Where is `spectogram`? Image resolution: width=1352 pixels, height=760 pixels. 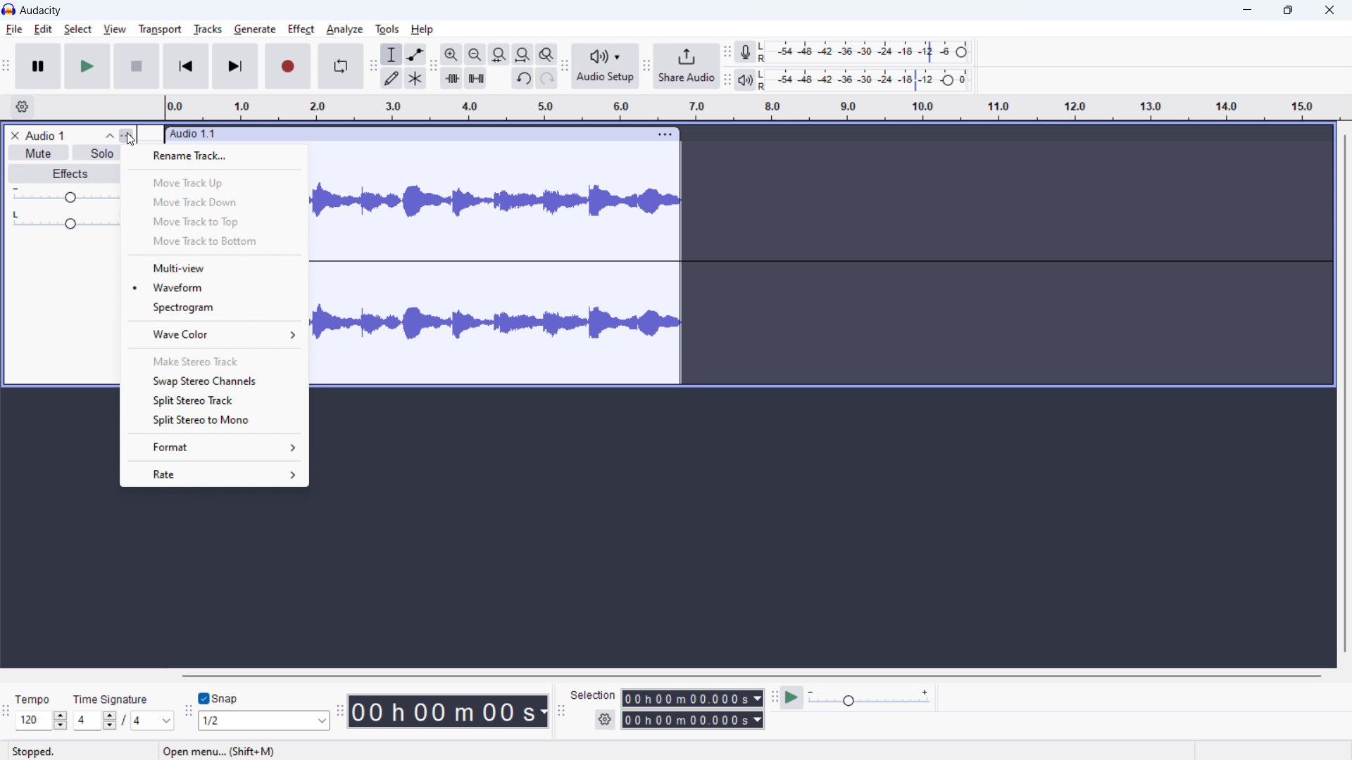
spectogram is located at coordinates (214, 308).